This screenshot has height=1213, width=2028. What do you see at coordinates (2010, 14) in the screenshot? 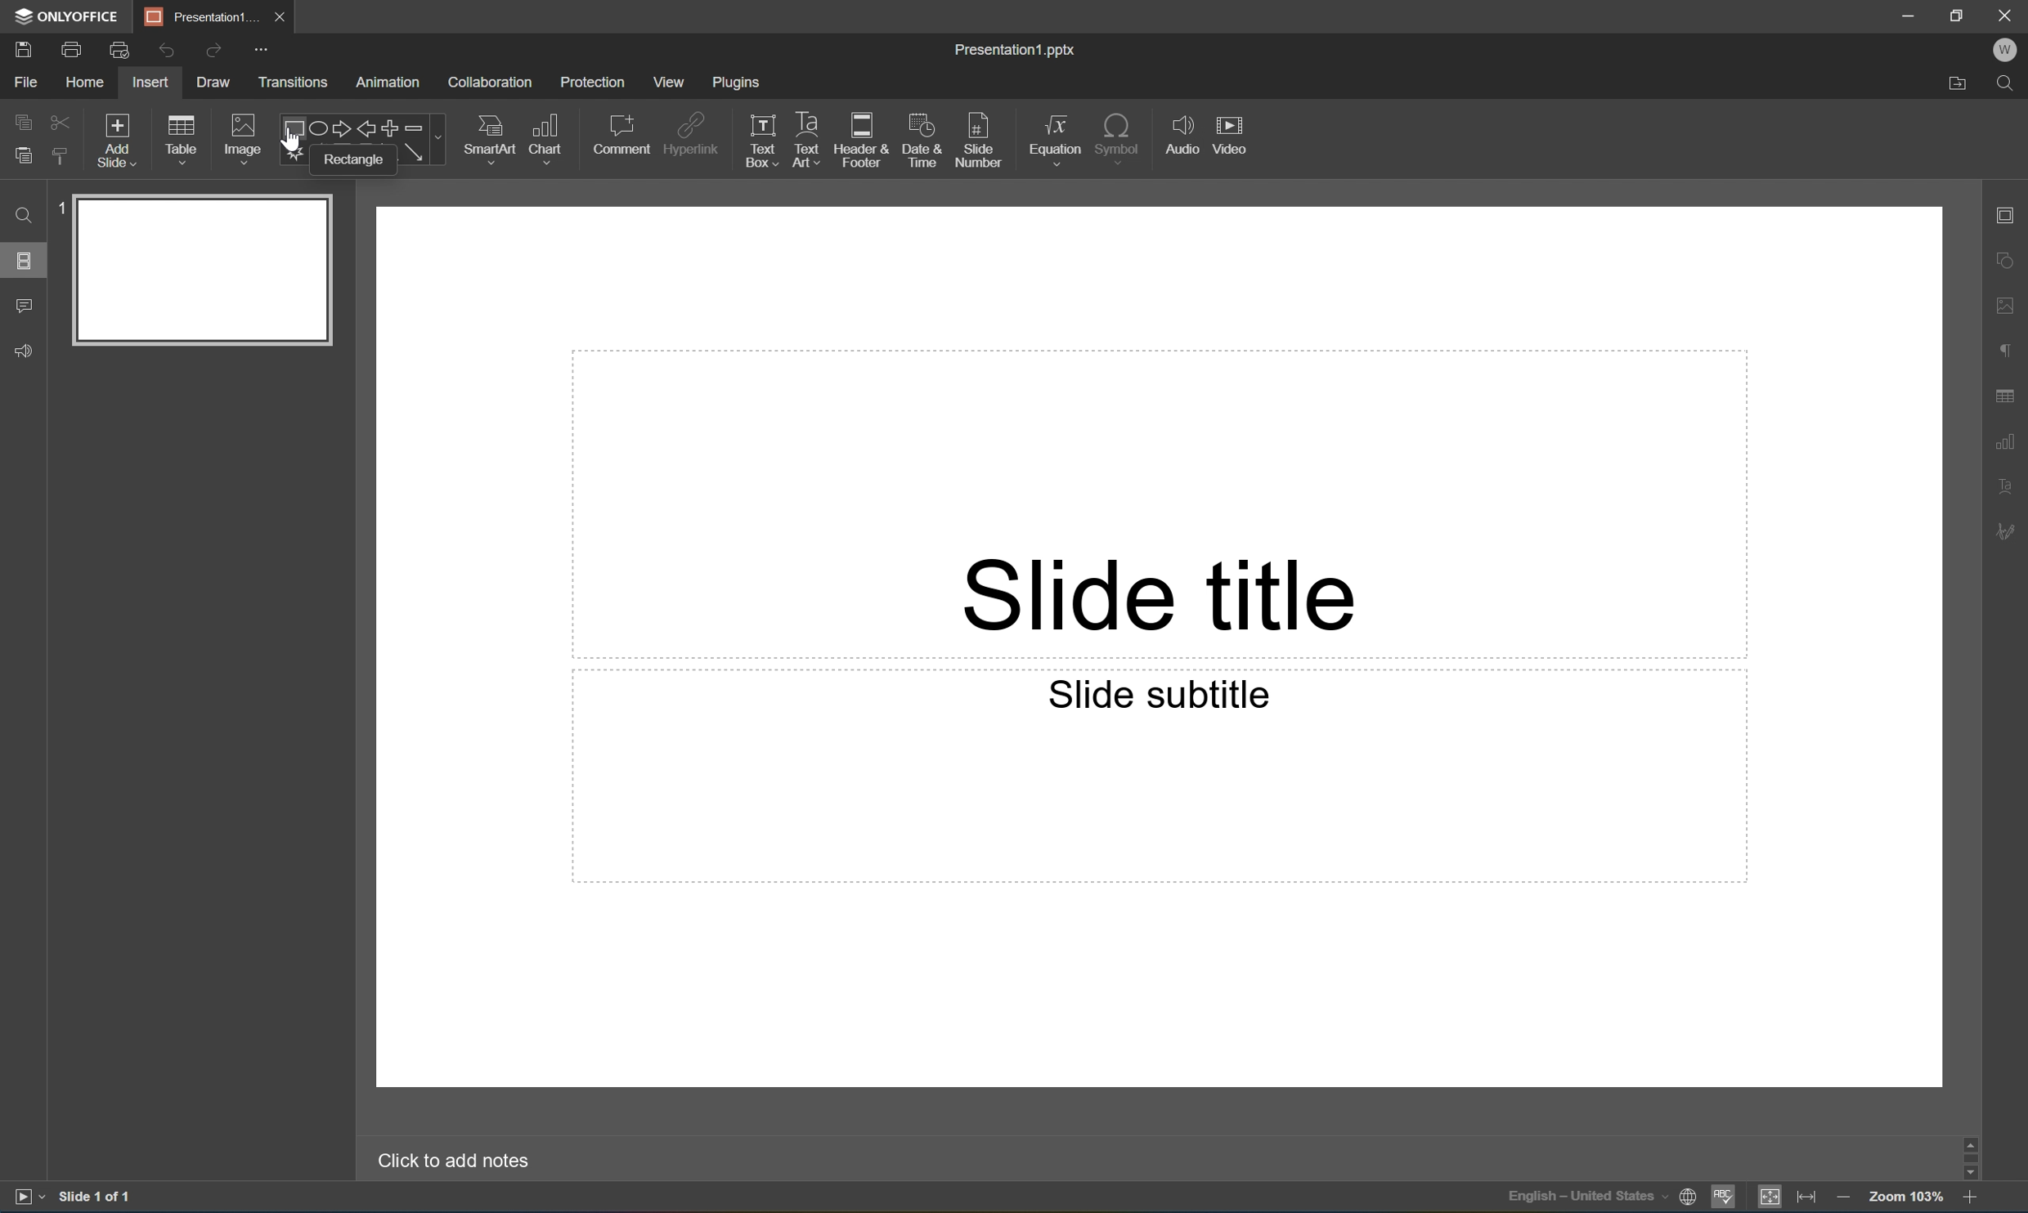
I see `Close` at bounding box center [2010, 14].